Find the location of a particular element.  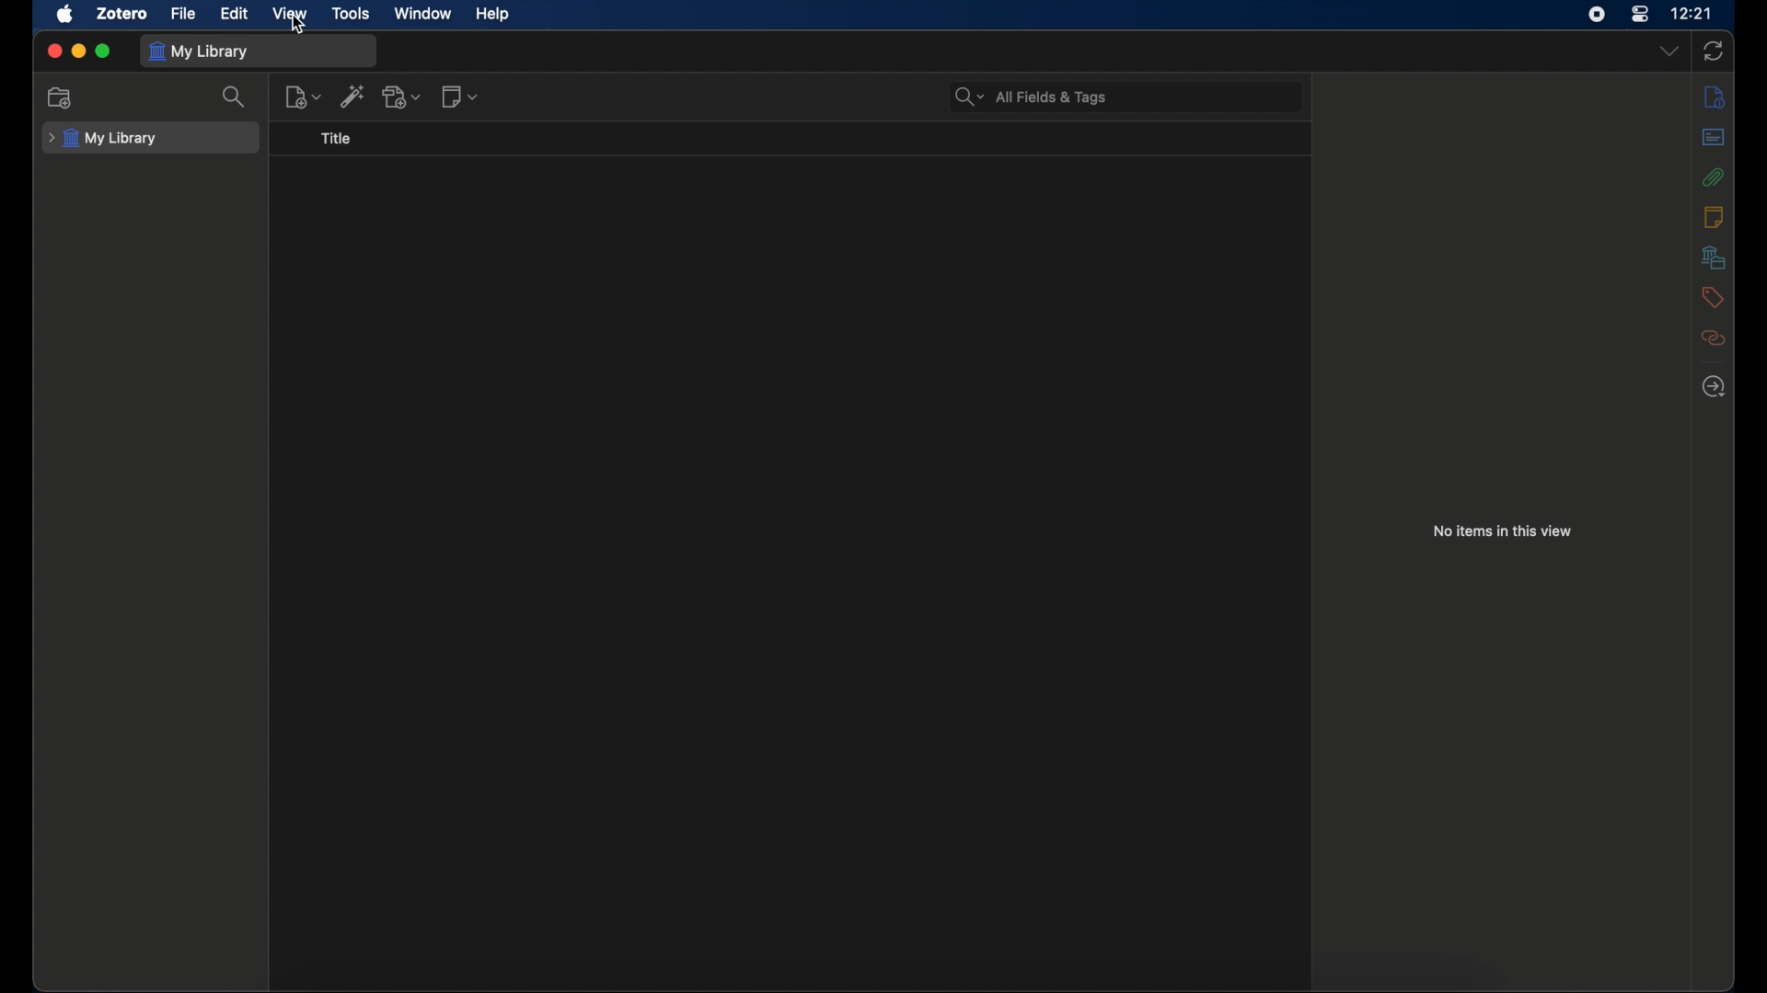

maximize is located at coordinates (105, 51).